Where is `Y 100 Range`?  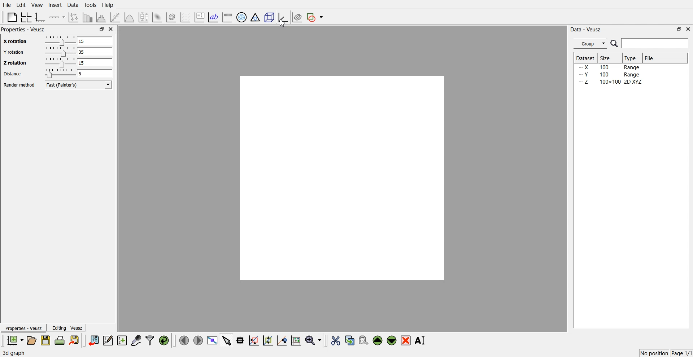
Y 100 Range is located at coordinates (611, 75).